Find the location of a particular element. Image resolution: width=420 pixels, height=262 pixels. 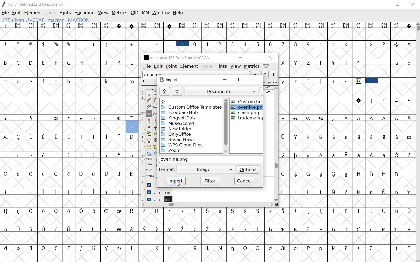

g is located at coordinates (57, 81).